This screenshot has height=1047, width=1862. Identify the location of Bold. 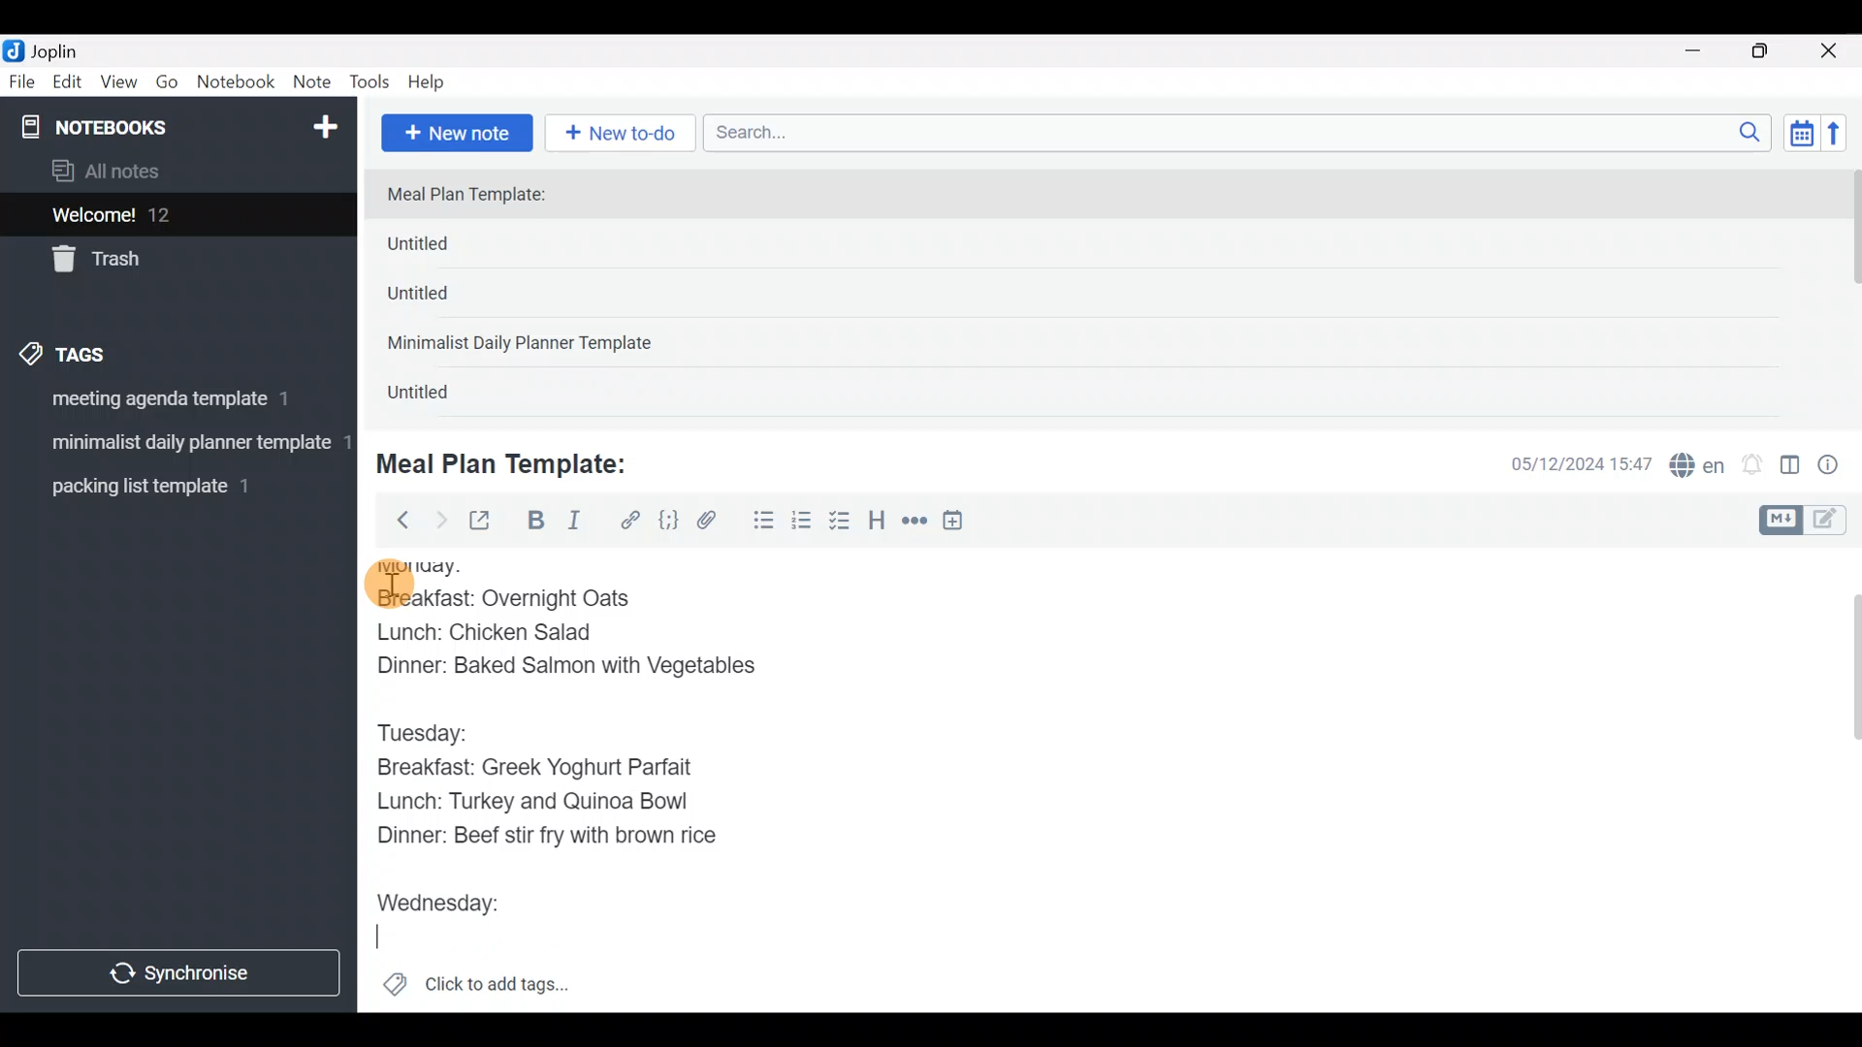
(534, 523).